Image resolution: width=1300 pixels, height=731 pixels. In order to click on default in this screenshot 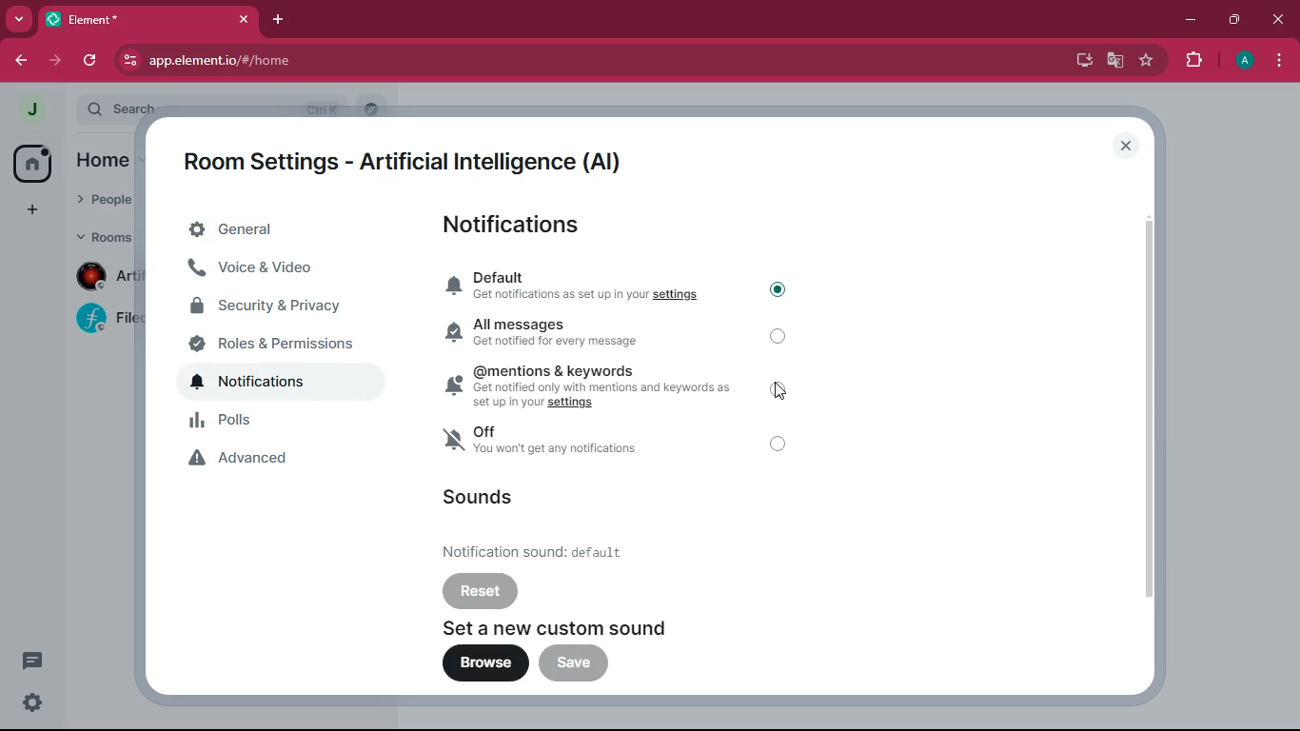, I will do `click(581, 287)`.